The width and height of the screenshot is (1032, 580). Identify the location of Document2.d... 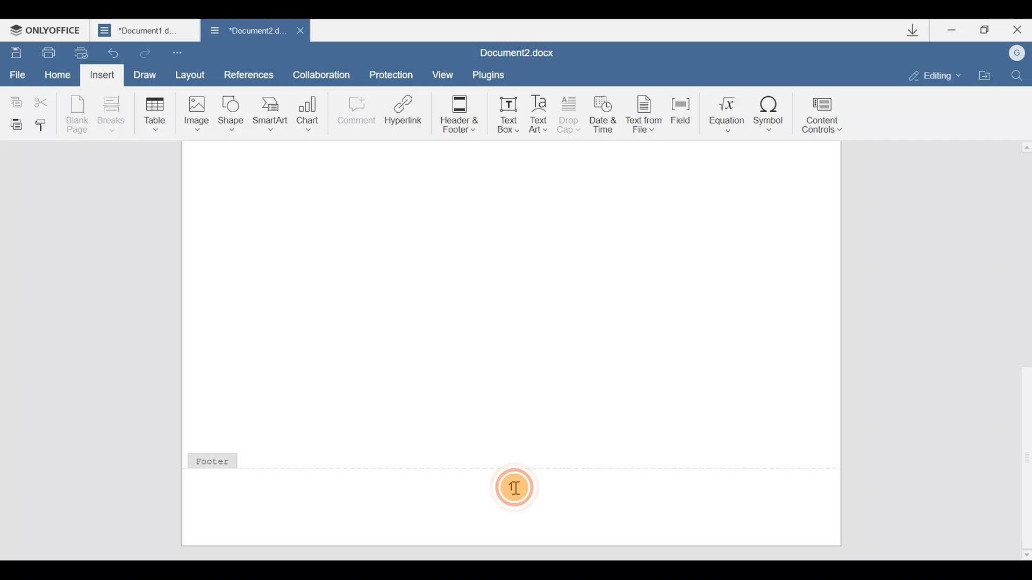
(242, 31).